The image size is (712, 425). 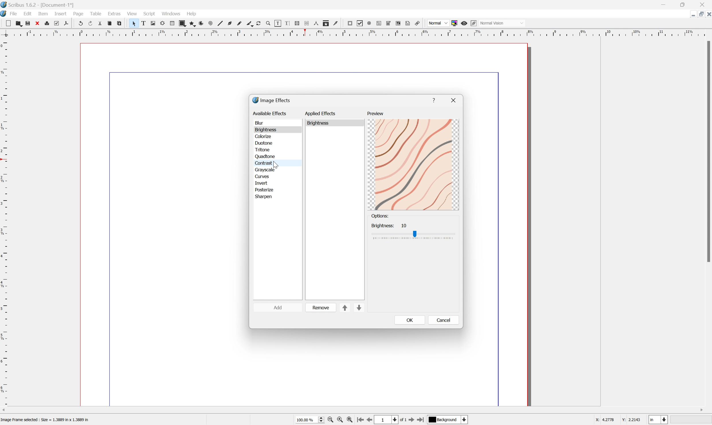 What do you see at coordinates (150, 14) in the screenshot?
I see `Script` at bounding box center [150, 14].